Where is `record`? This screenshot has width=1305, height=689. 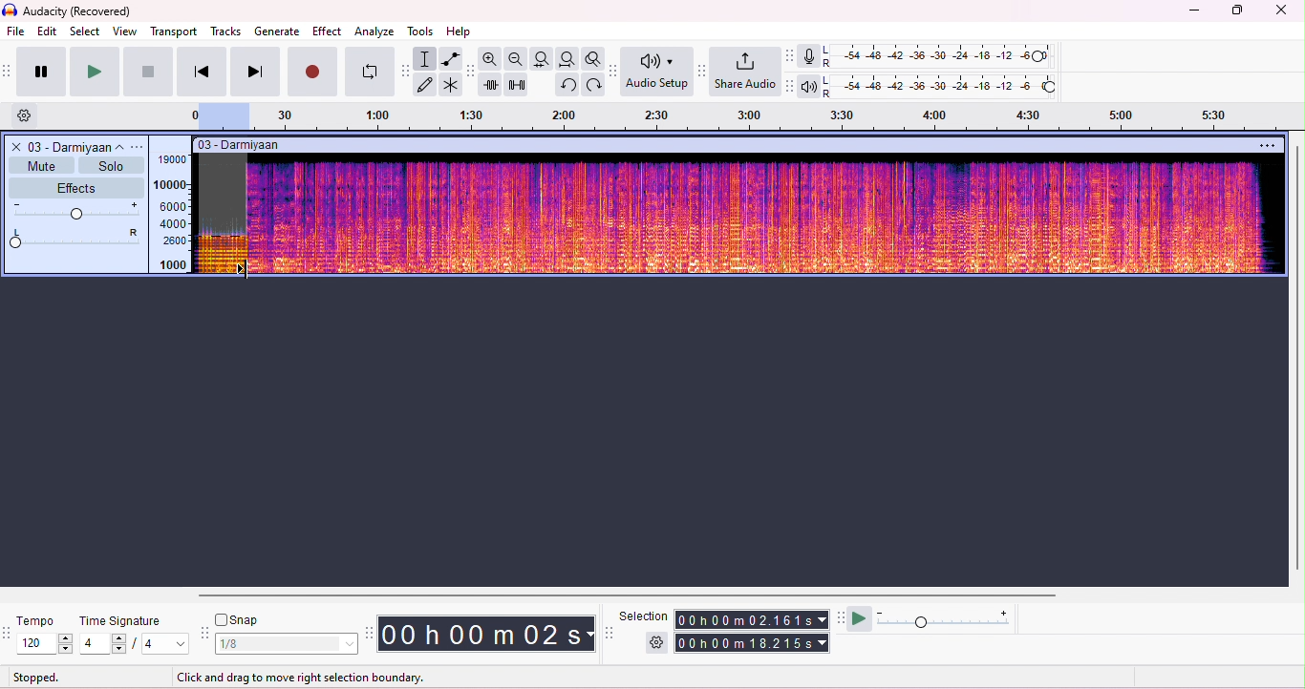 record is located at coordinates (311, 70).